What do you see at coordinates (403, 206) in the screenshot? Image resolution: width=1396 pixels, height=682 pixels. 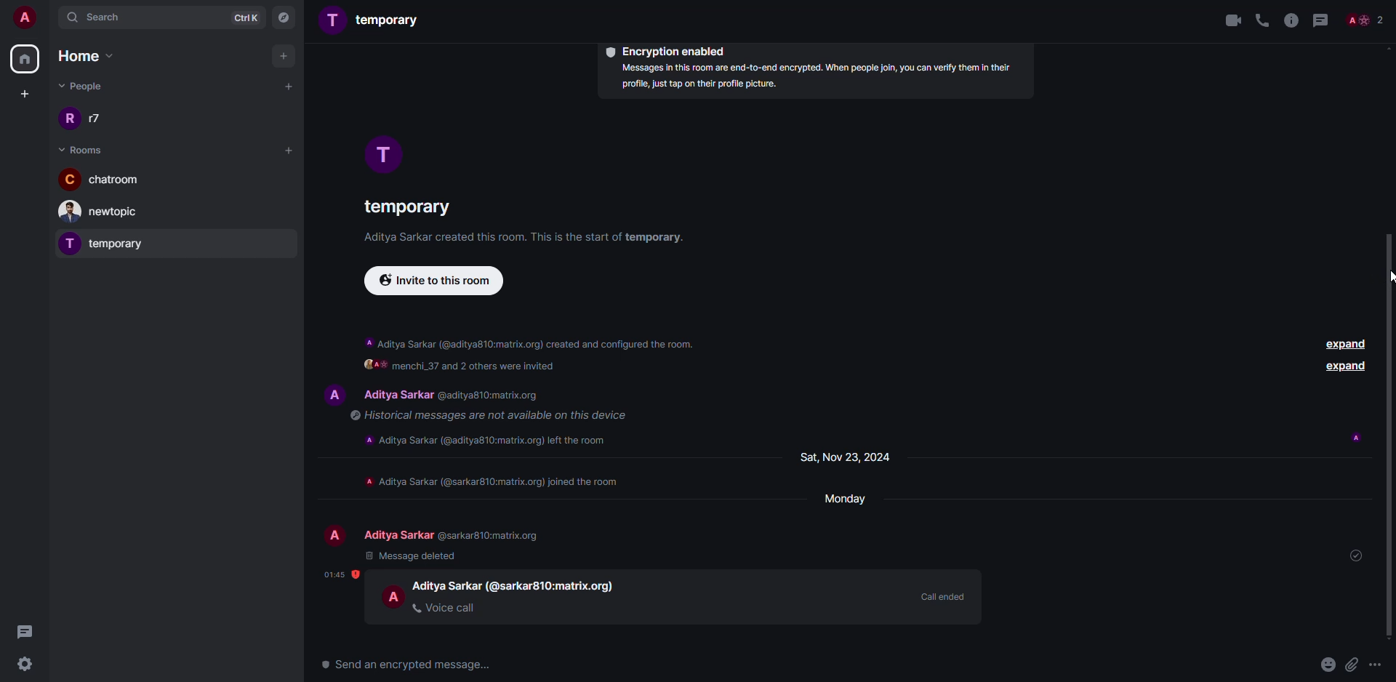 I see `temporary` at bounding box center [403, 206].